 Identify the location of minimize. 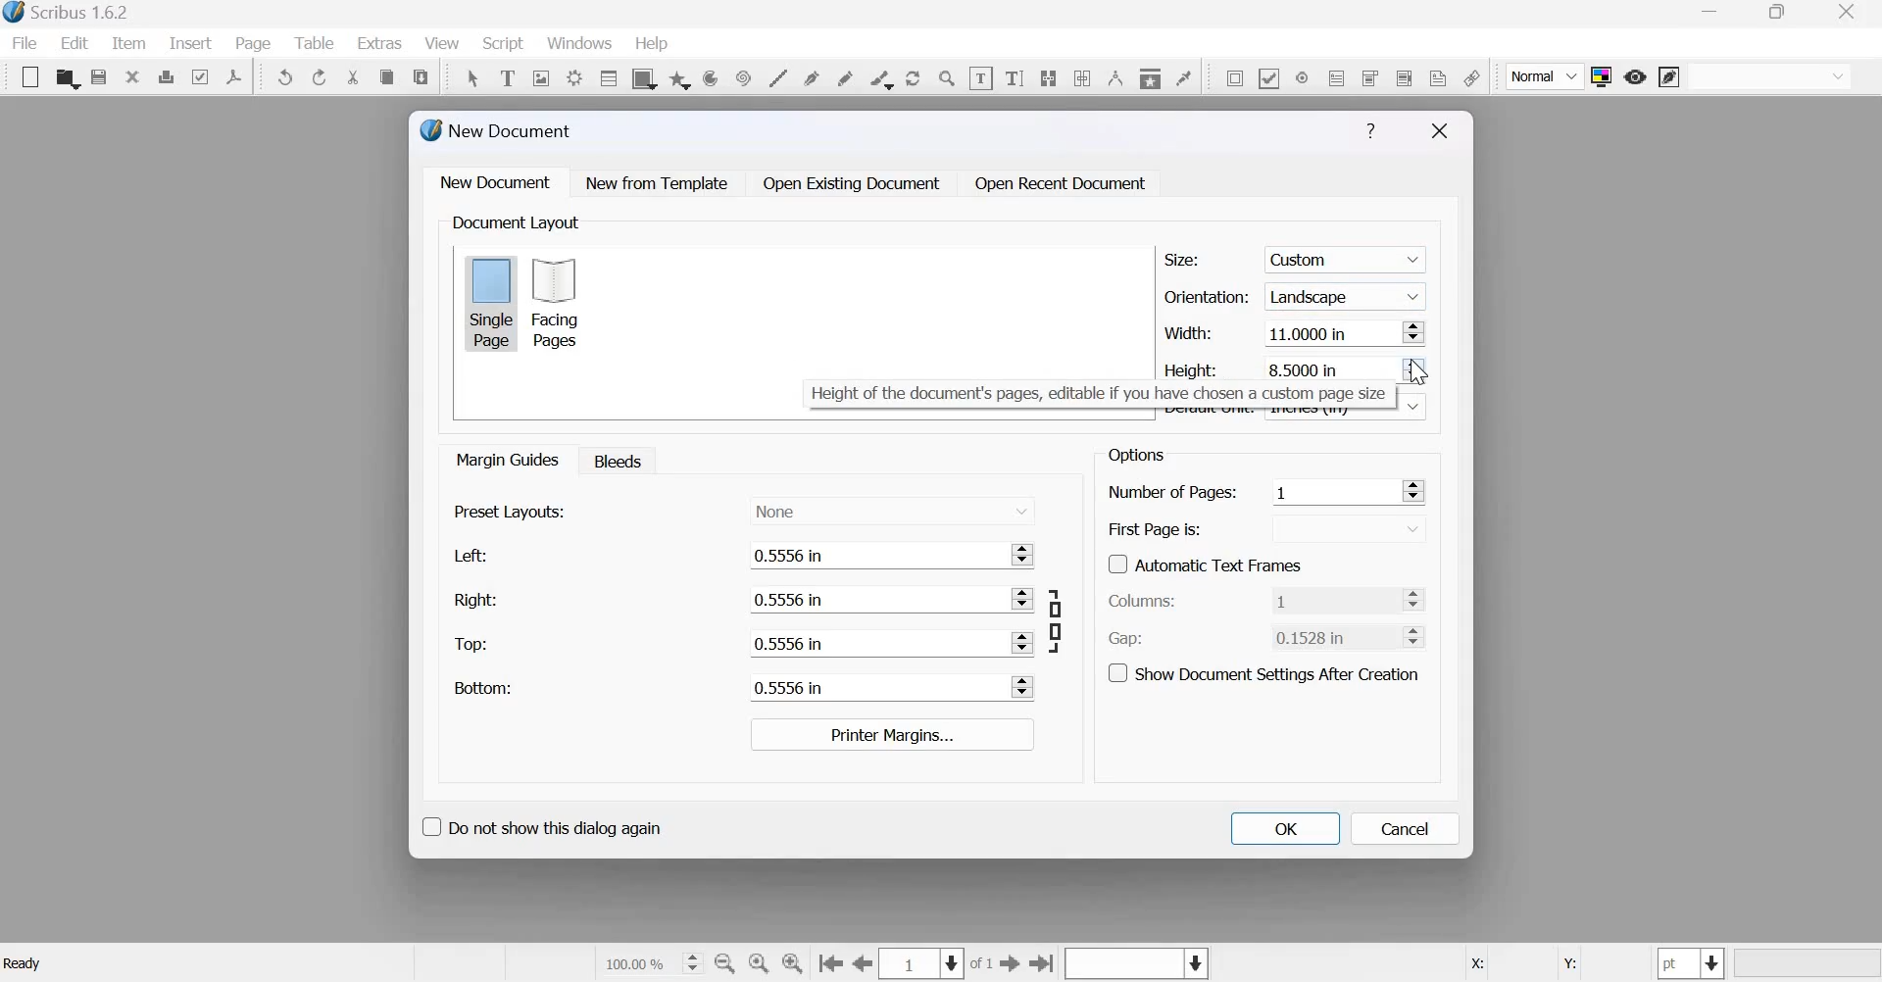
(1712, 14).